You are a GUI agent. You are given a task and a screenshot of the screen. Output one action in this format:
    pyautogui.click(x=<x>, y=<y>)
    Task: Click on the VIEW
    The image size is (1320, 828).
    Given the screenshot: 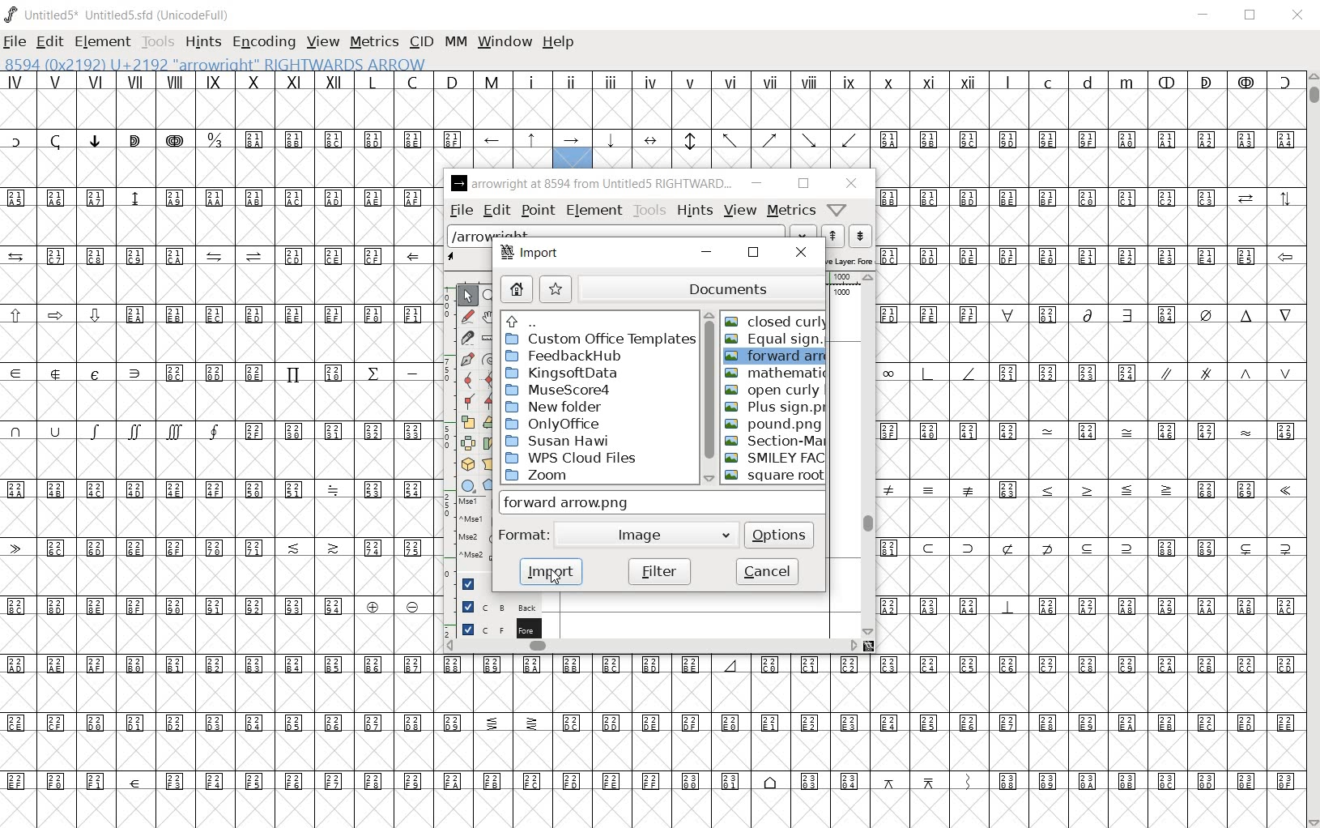 What is the action you would take?
    pyautogui.click(x=321, y=42)
    